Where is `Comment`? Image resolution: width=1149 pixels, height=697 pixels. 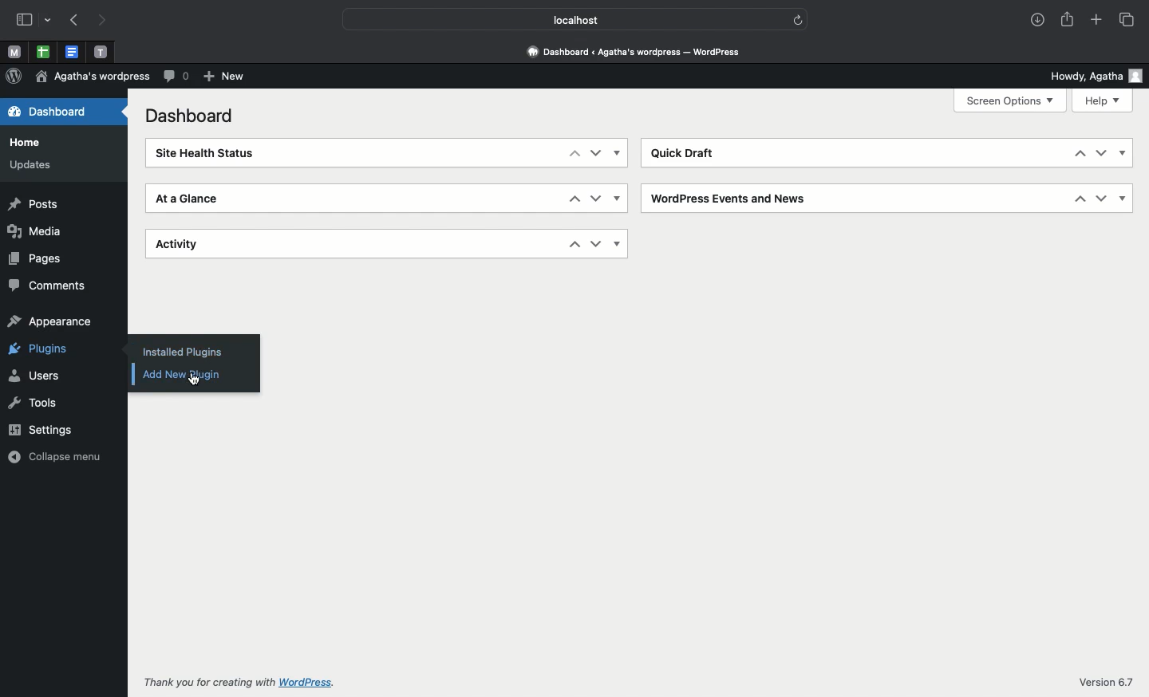
Comment is located at coordinates (175, 77).